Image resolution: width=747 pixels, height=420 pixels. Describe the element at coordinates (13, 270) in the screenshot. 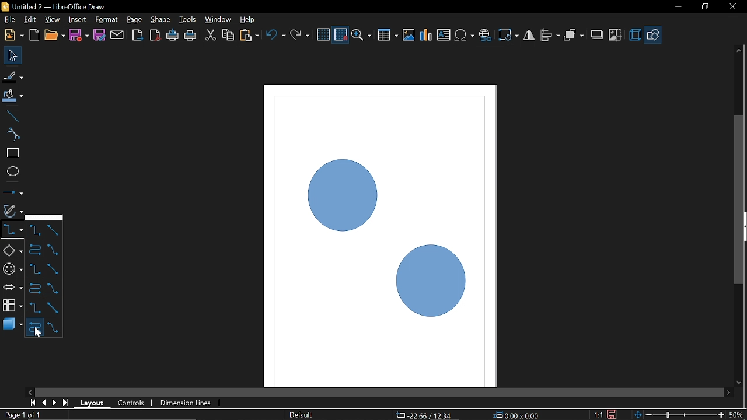

I see `Symbol shapes` at that location.